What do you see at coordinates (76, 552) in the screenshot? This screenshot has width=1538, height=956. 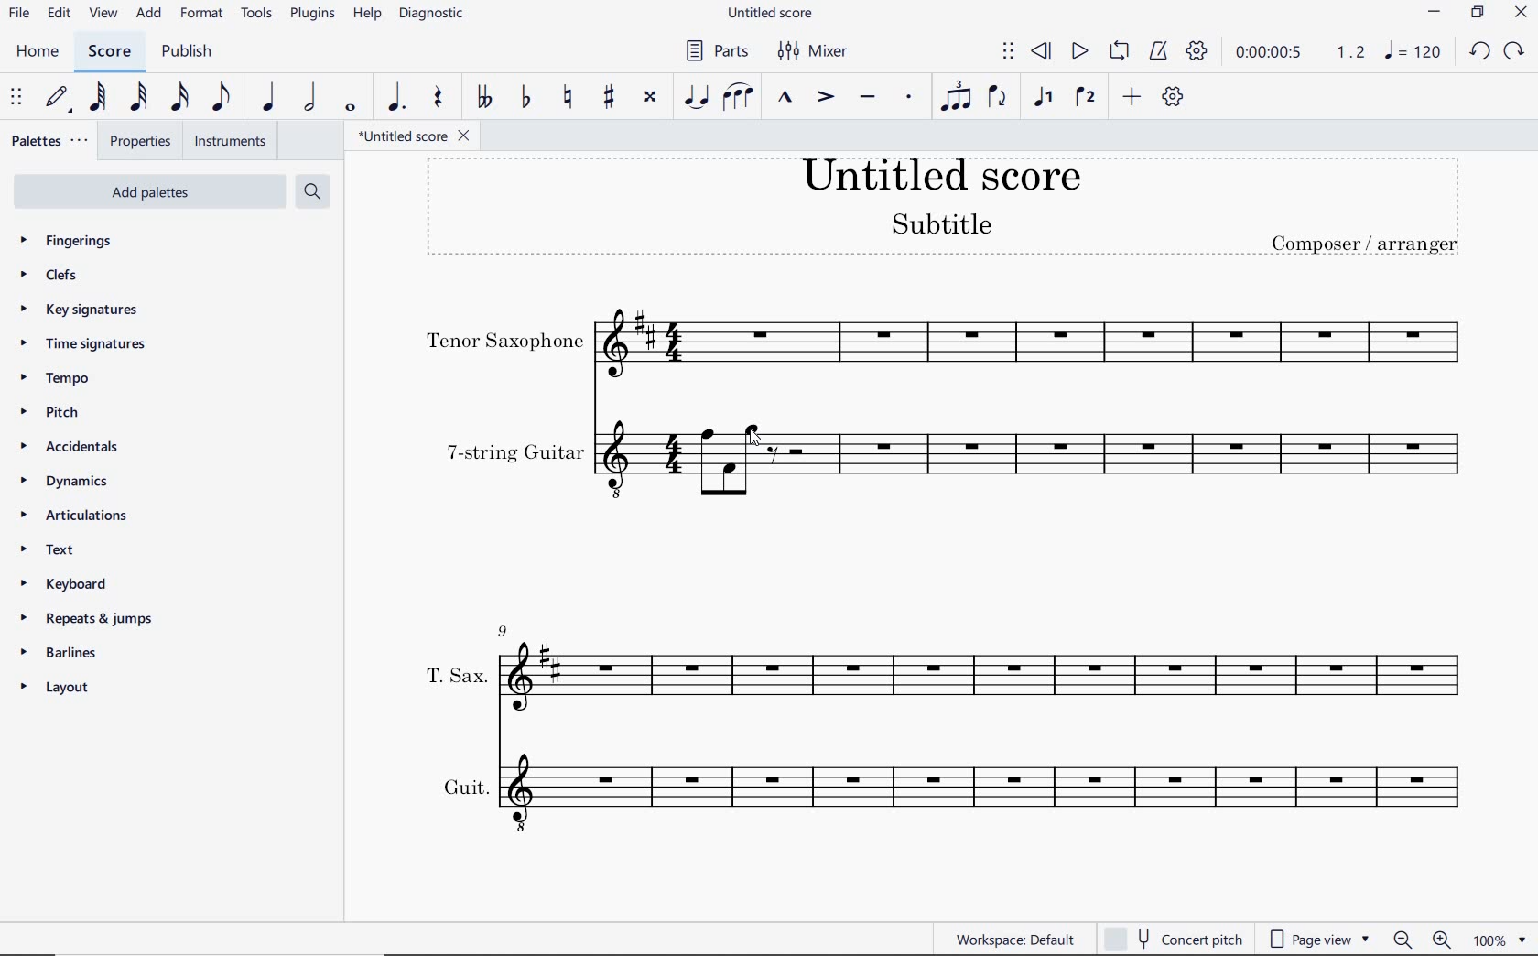 I see `TEXT` at bounding box center [76, 552].